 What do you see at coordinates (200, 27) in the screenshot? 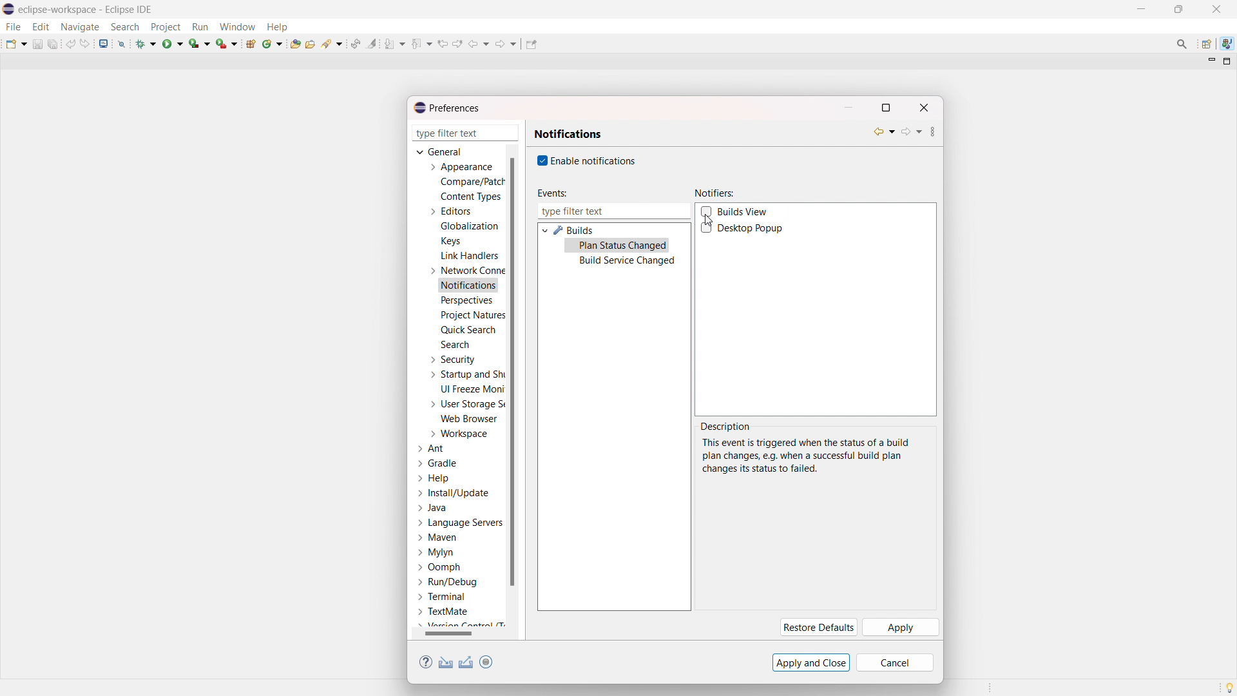
I see `run` at bounding box center [200, 27].